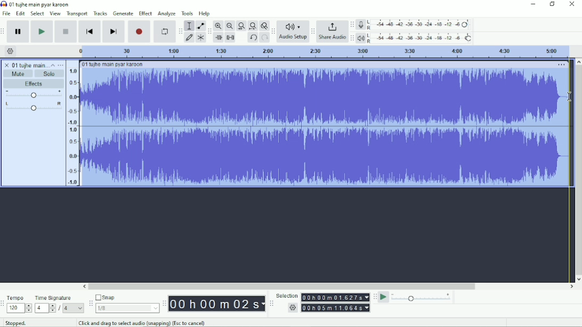 Image resolution: width=582 pixels, height=327 pixels. I want to click on Vertical scrollbar, so click(578, 170).